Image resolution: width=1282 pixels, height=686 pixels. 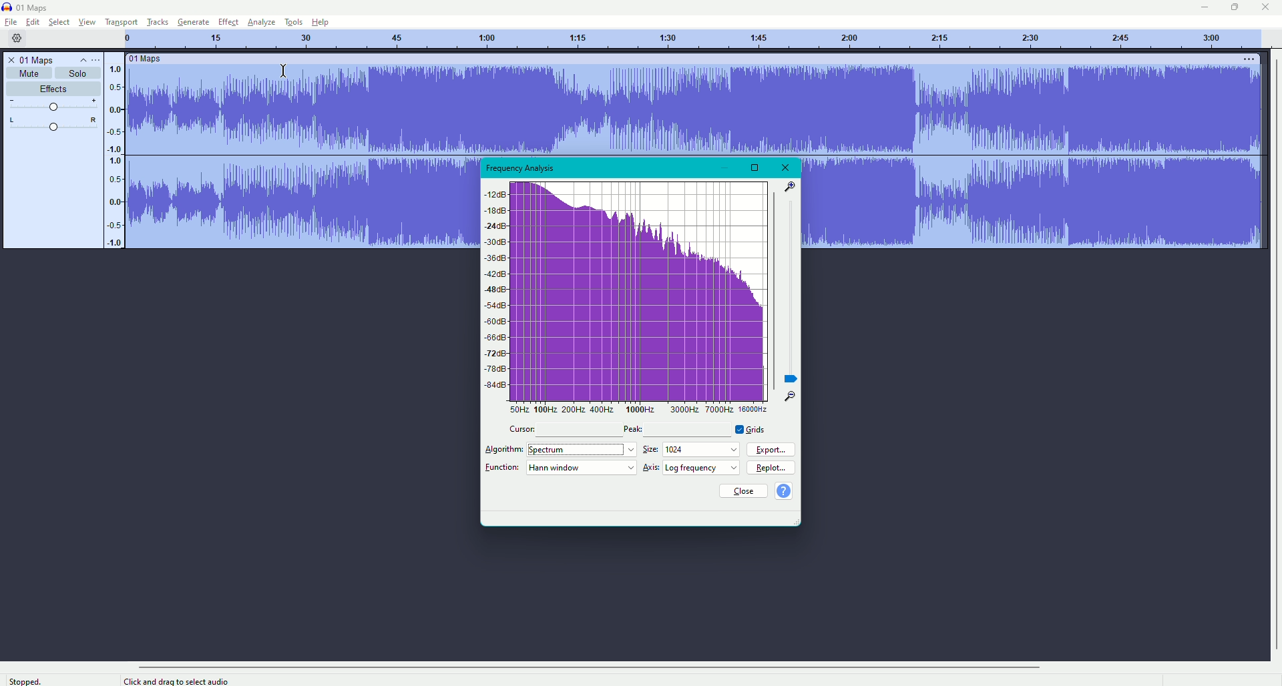 What do you see at coordinates (772, 450) in the screenshot?
I see `Export` at bounding box center [772, 450].